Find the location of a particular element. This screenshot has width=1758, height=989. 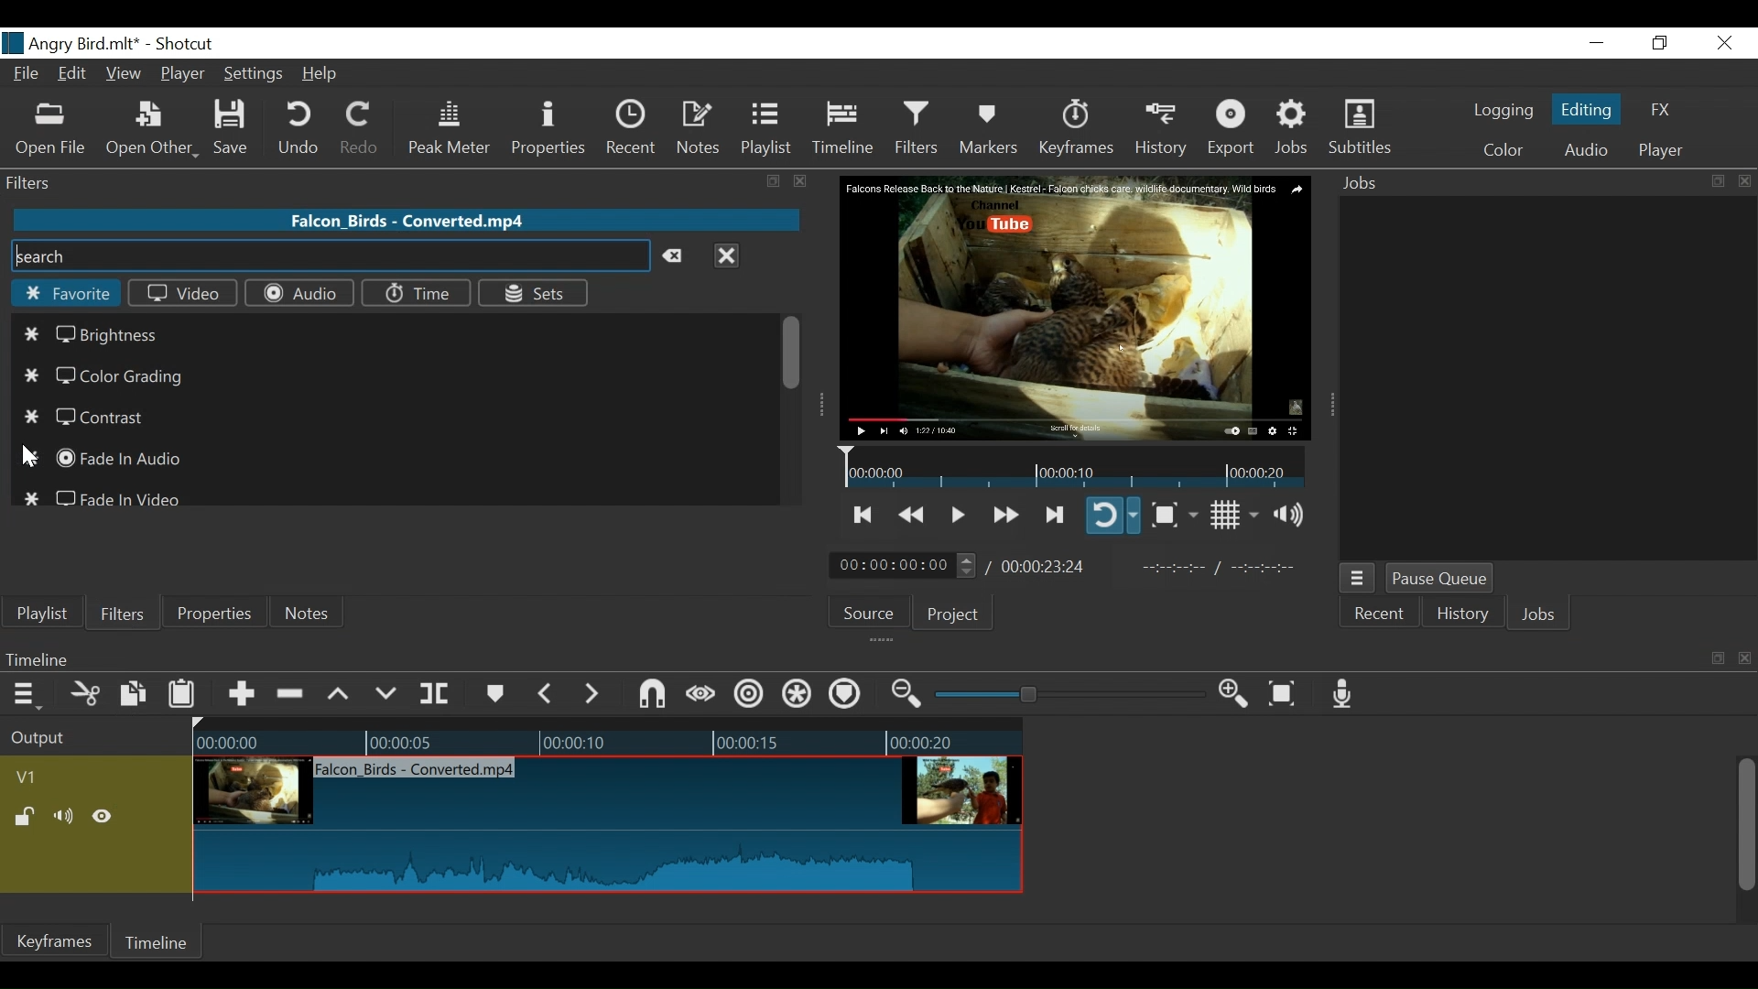

Remove cut is located at coordinates (292, 695).